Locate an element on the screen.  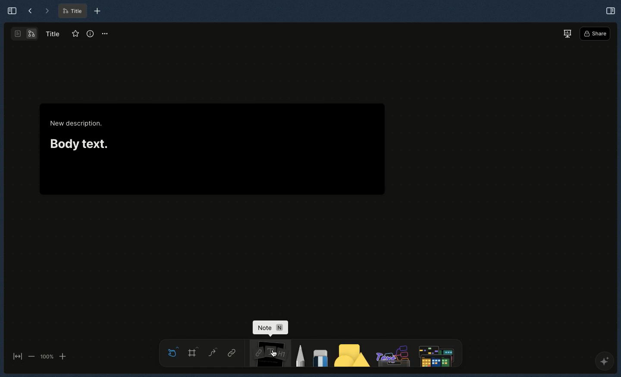
Shape is located at coordinates (352, 355).